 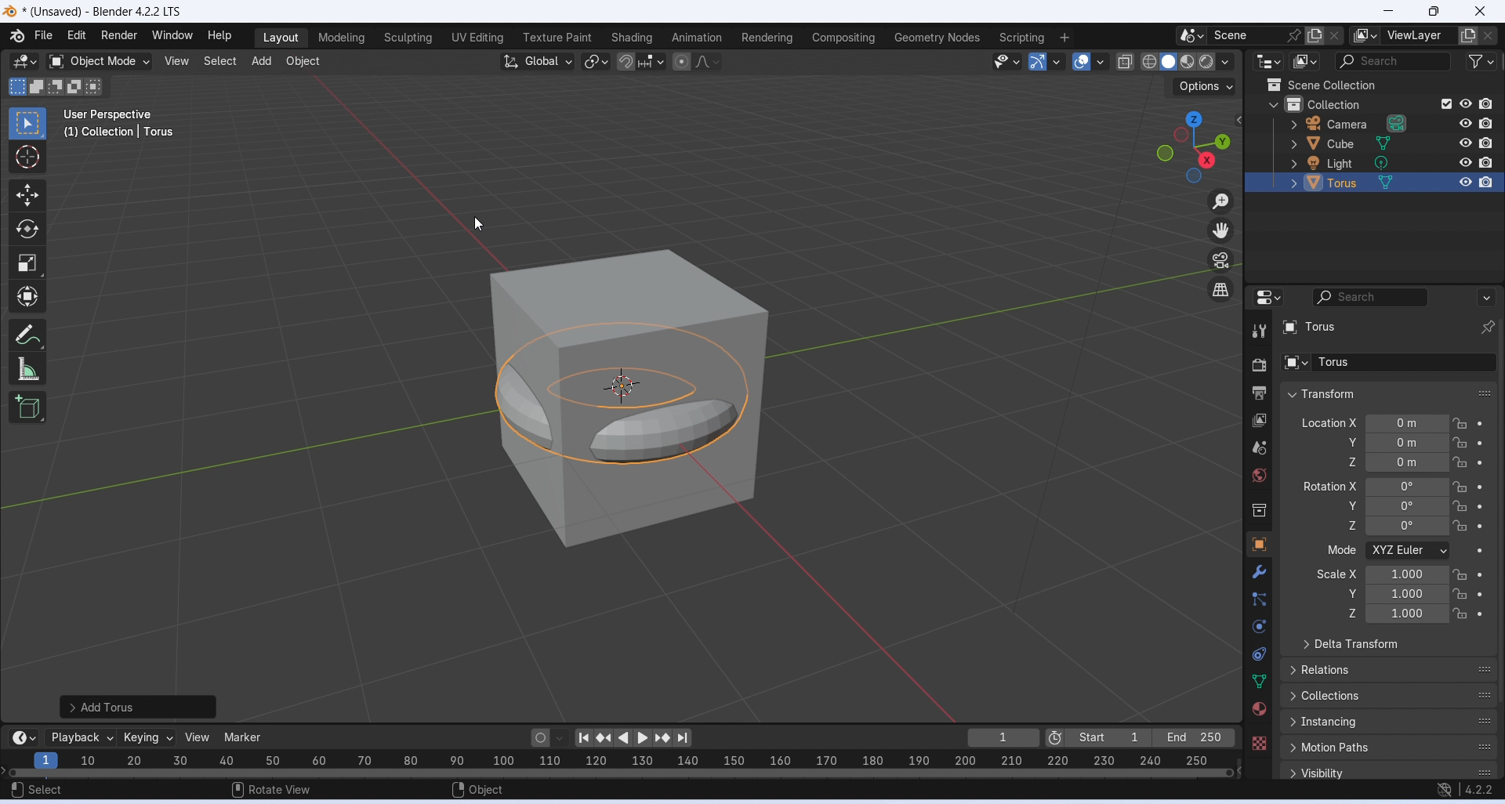 What do you see at coordinates (581, 737) in the screenshot?
I see `Jump to endpoint` at bounding box center [581, 737].